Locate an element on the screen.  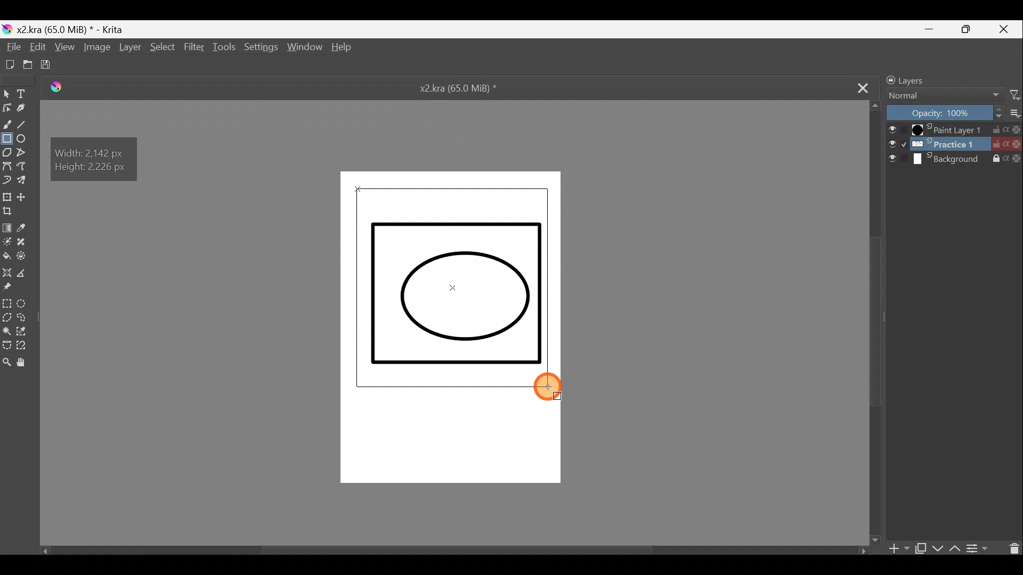
Colourise mask tool is located at coordinates (6, 242).